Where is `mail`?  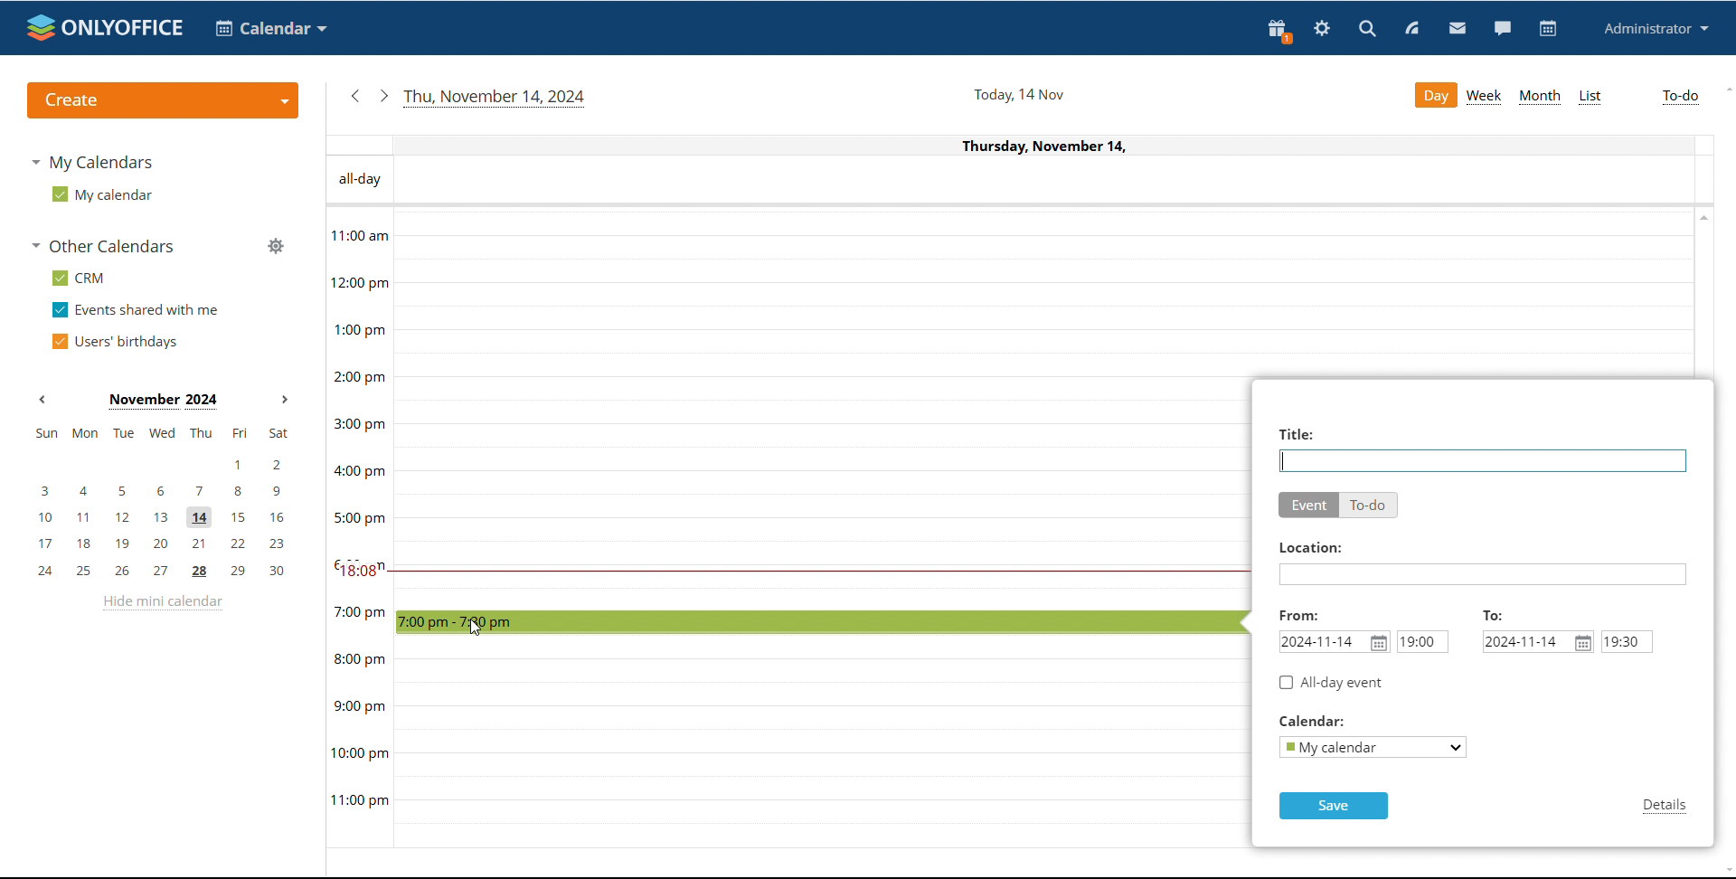
mail is located at coordinates (1458, 29).